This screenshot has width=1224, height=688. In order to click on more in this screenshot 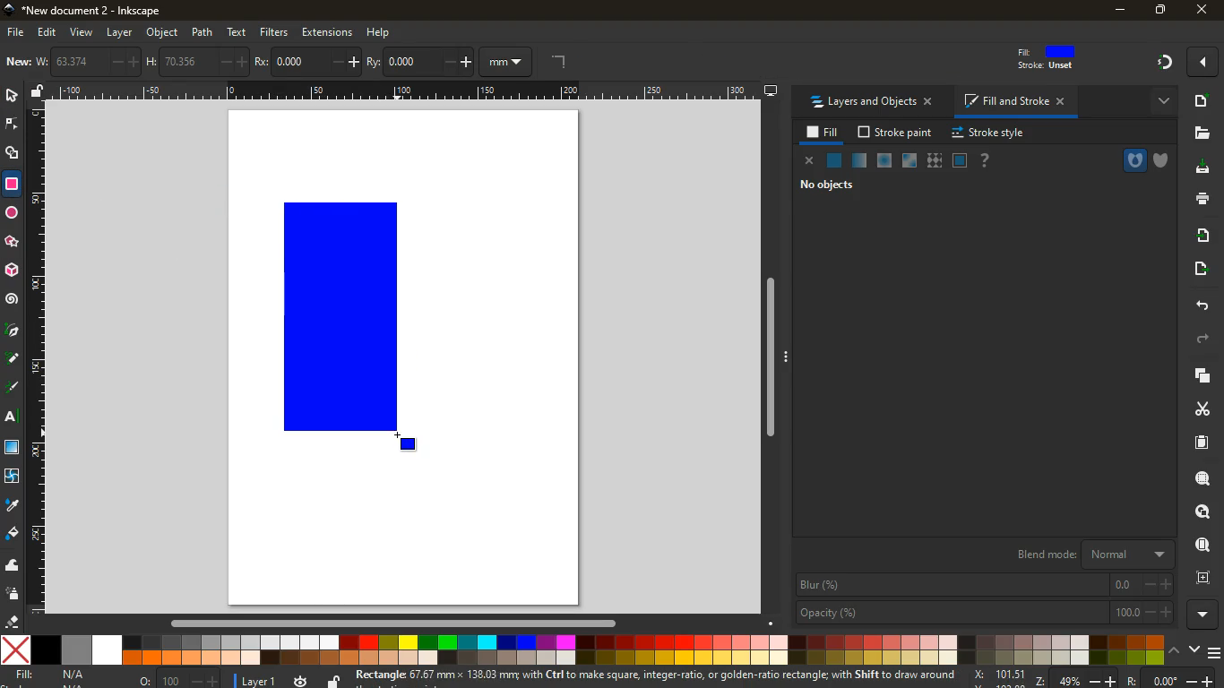, I will do `click(1165, 104)`.